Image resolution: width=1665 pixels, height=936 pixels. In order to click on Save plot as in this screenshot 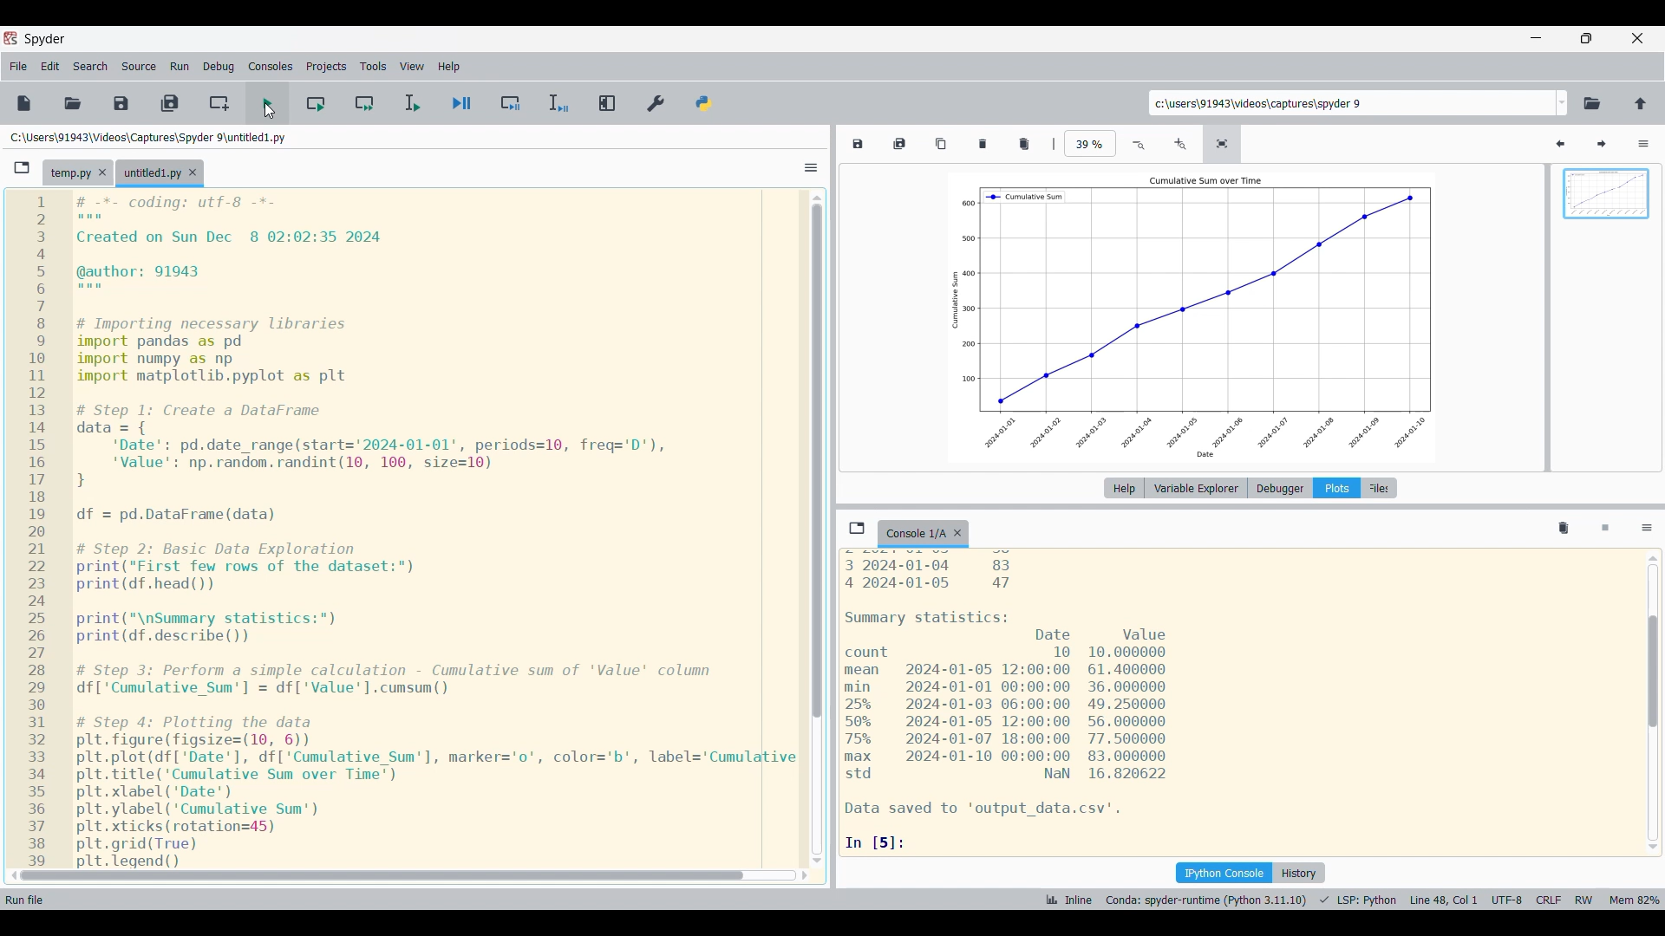, I will do `click(858, 144)`.